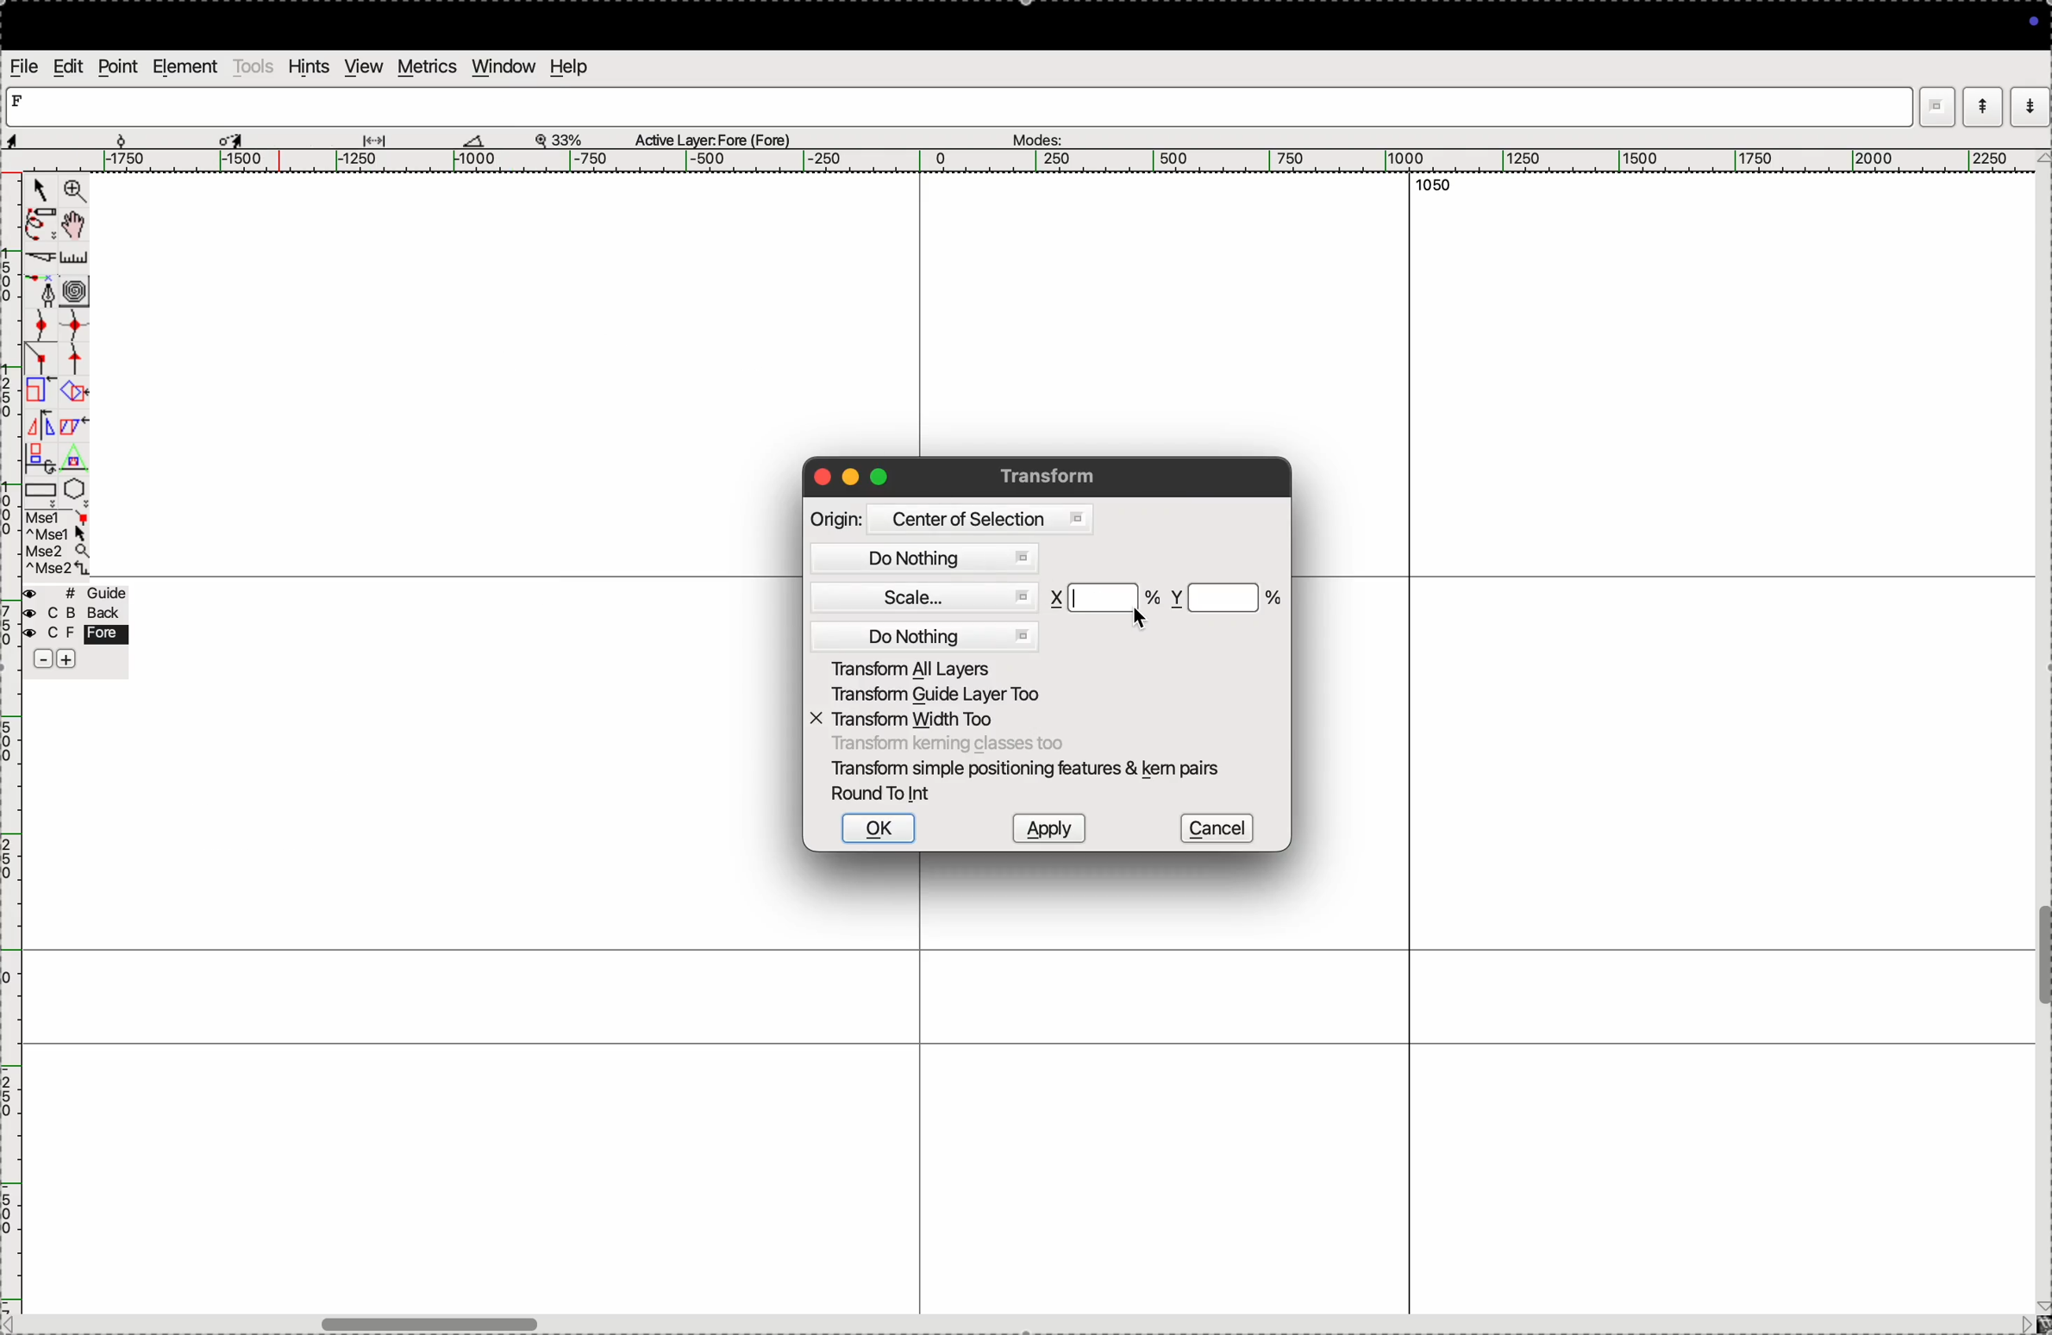  I want to click on apply, so click(1048, 828).